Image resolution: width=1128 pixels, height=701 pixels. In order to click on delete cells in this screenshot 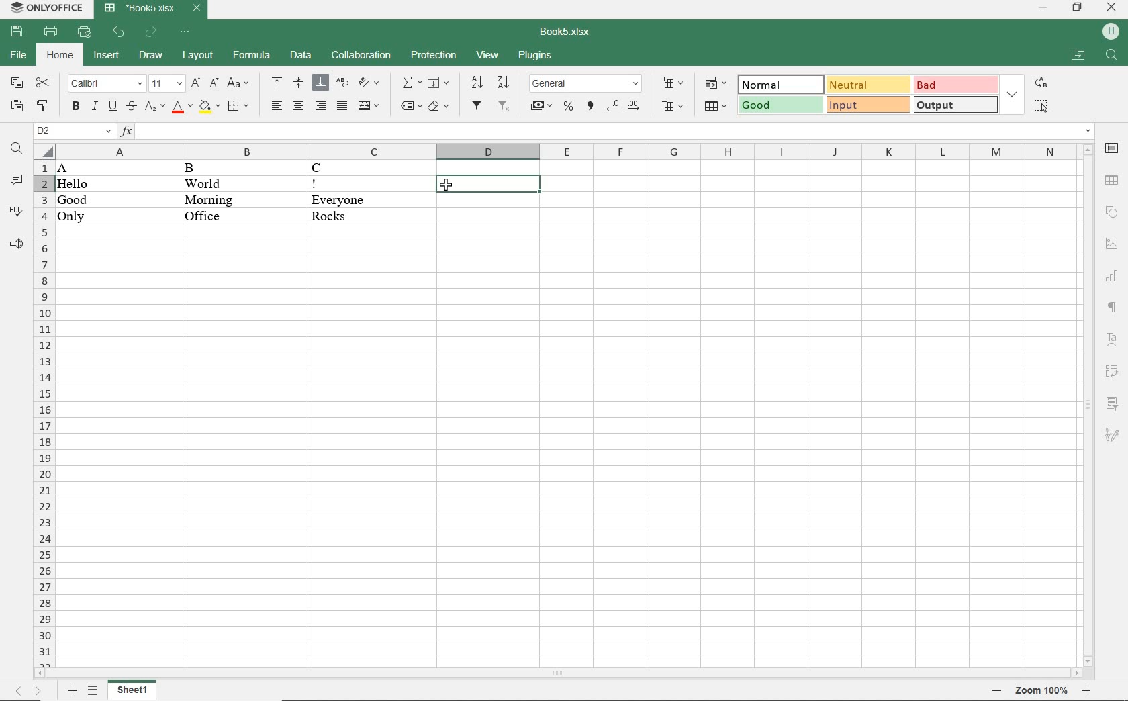, I will do `click(675, 107)`.